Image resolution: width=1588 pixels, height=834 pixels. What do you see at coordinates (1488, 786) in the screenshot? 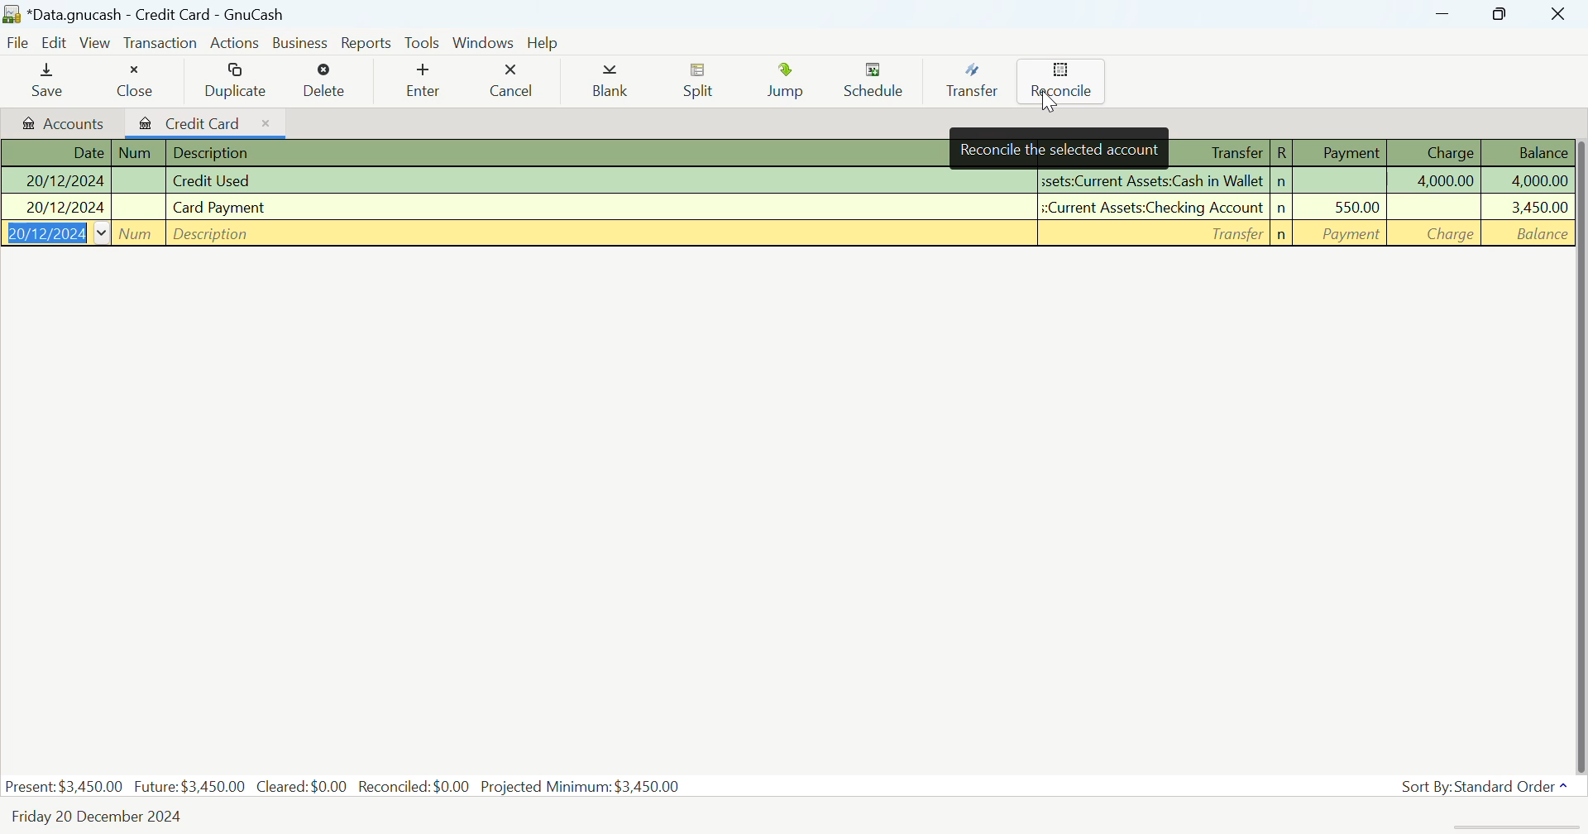
I see `Sort By: Standard Order` at bounding box center [1488, 786].